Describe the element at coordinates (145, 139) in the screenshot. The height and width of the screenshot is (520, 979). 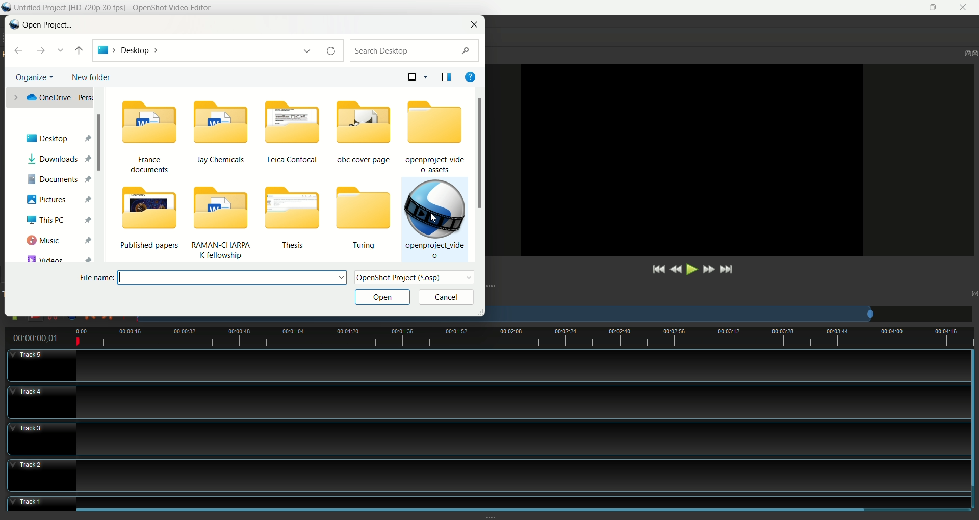
I see `France
documents` at that location.